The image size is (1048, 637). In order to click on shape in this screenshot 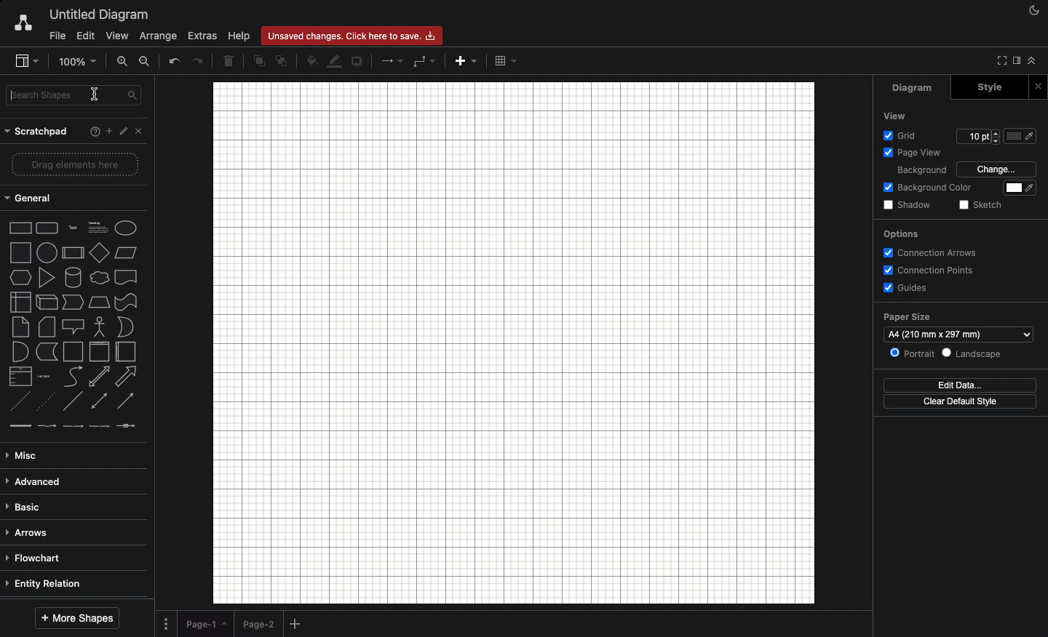, I will do `click(76, 375)`.